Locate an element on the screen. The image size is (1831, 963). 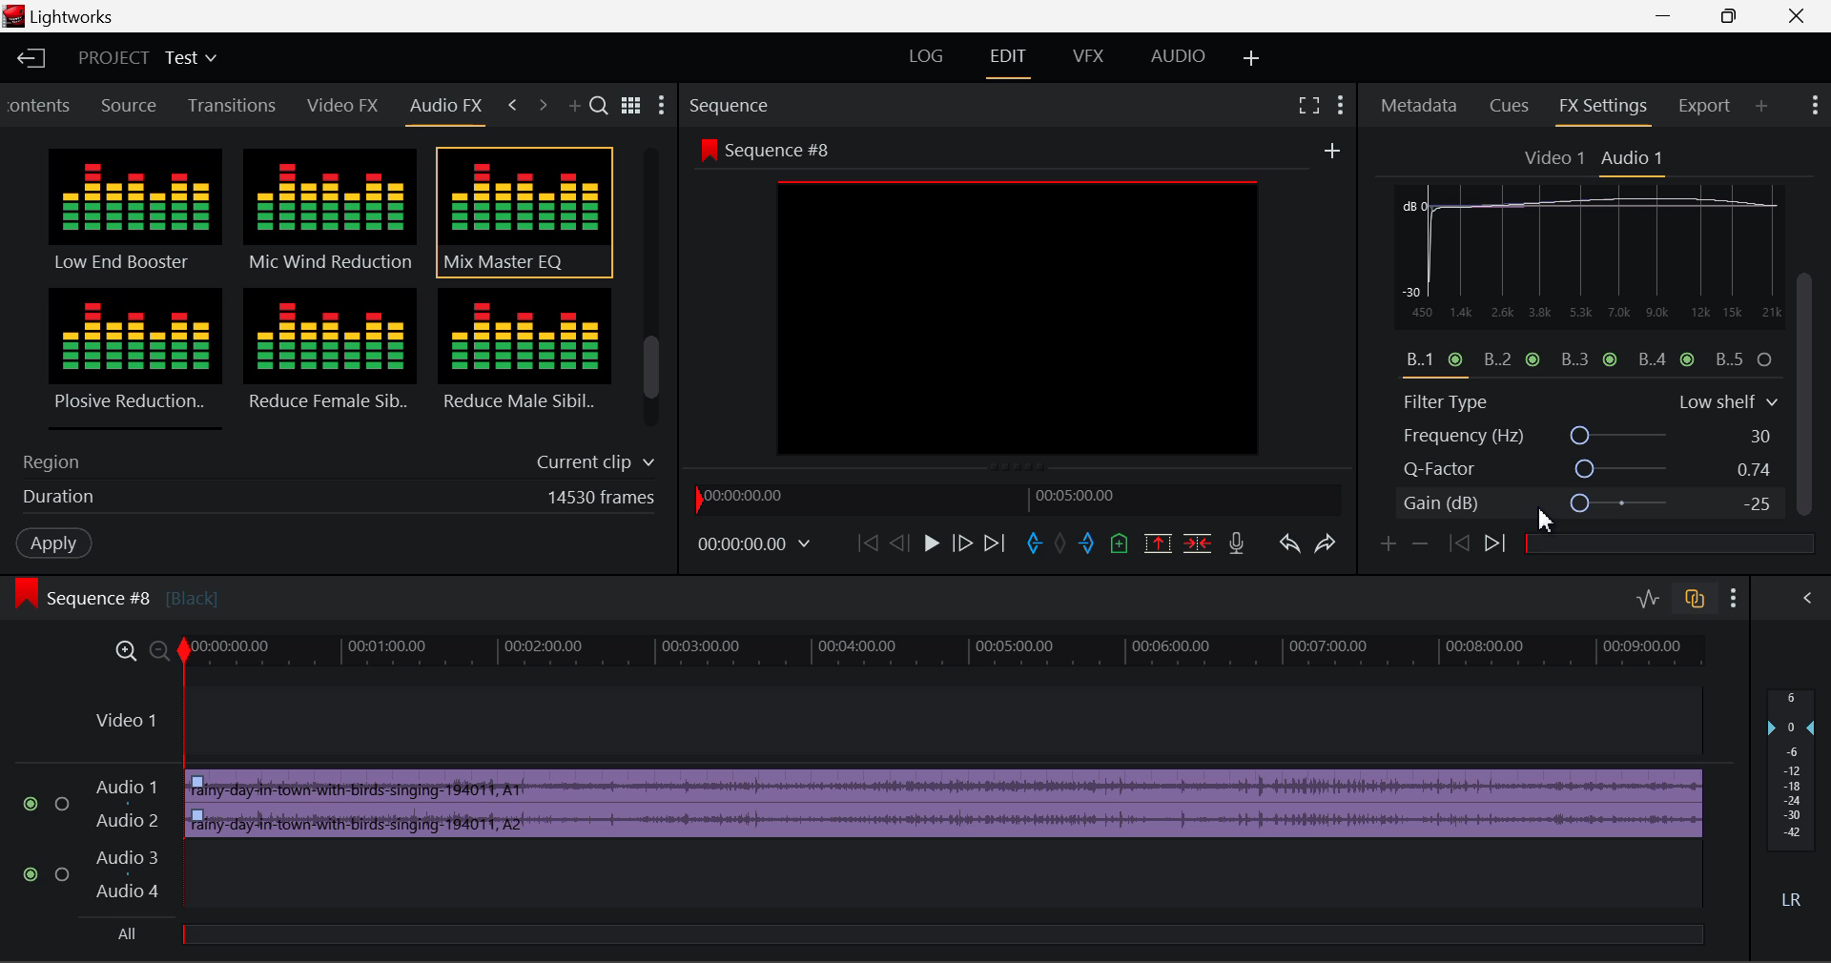
Mark Cue is located at coordinates (1118, 544).